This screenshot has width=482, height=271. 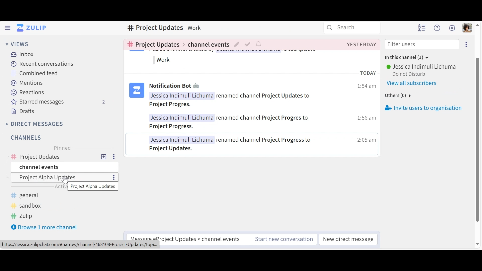 I want to click on 2:05am |, so click(x=366, y=141).